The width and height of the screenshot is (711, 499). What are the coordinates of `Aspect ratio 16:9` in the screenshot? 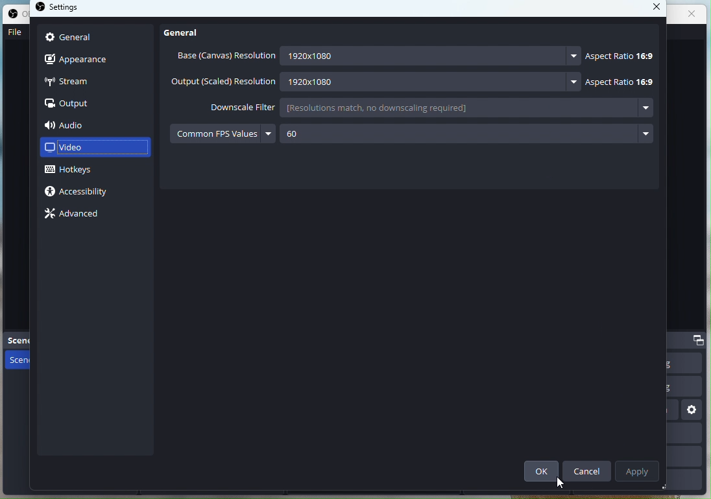 It's located at (621, 55).